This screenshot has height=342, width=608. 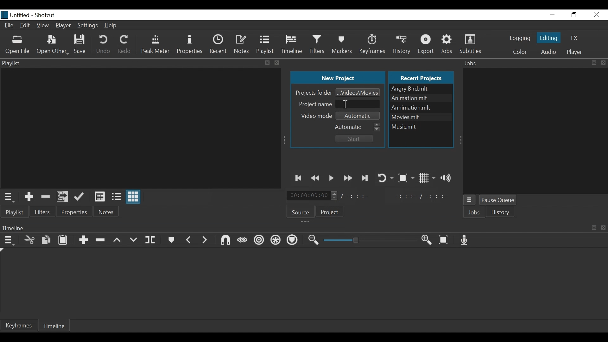 I want to click on Clip Thumbnail, so click(x=139, y=128).